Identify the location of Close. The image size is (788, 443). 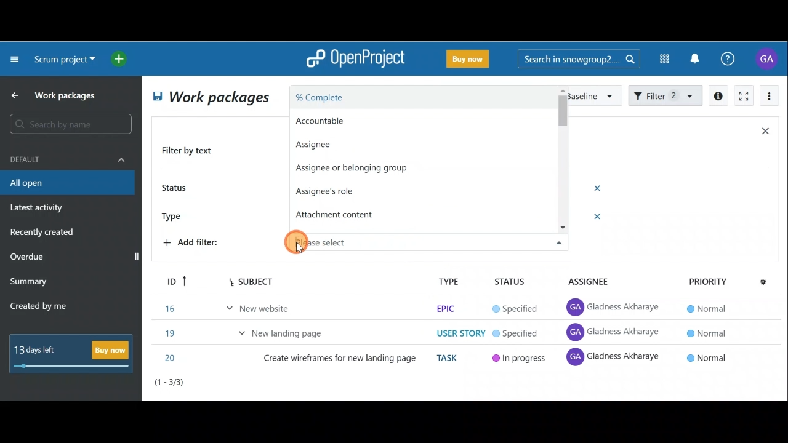
(765, 134).